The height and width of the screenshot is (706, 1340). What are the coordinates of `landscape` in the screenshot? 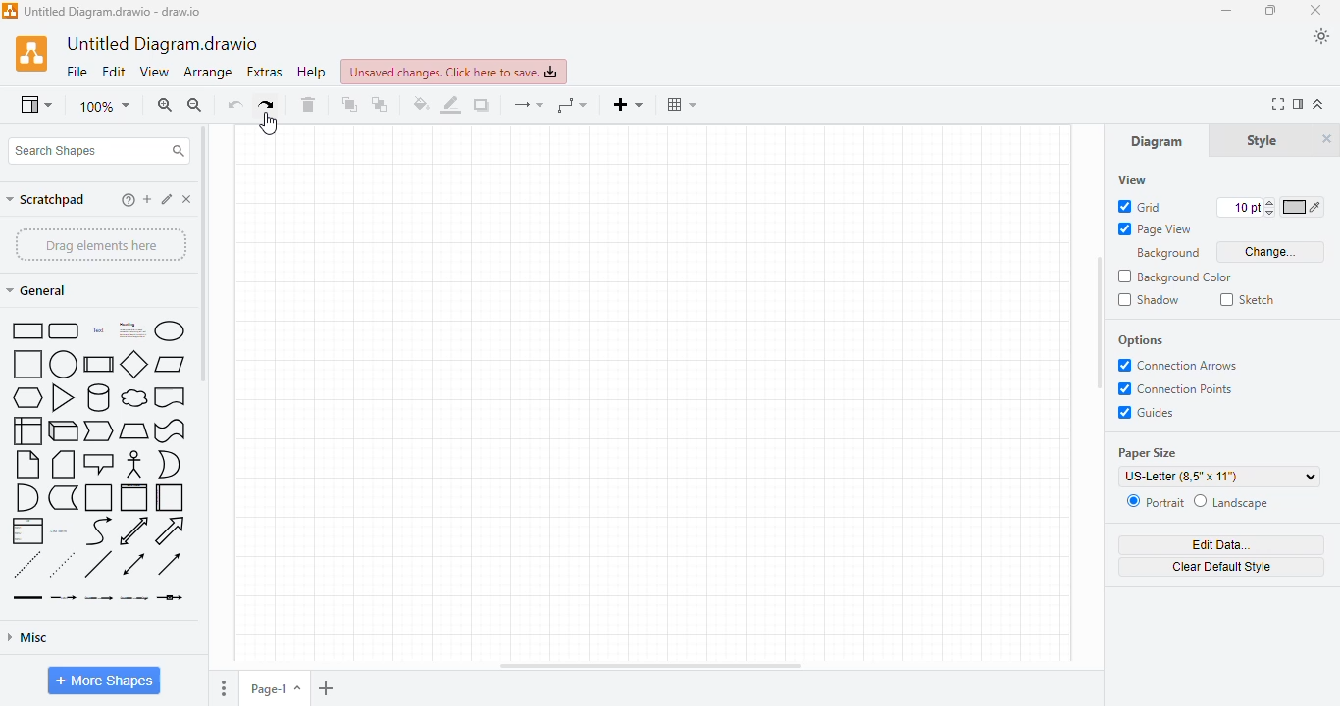 It's located at (1231, 502).